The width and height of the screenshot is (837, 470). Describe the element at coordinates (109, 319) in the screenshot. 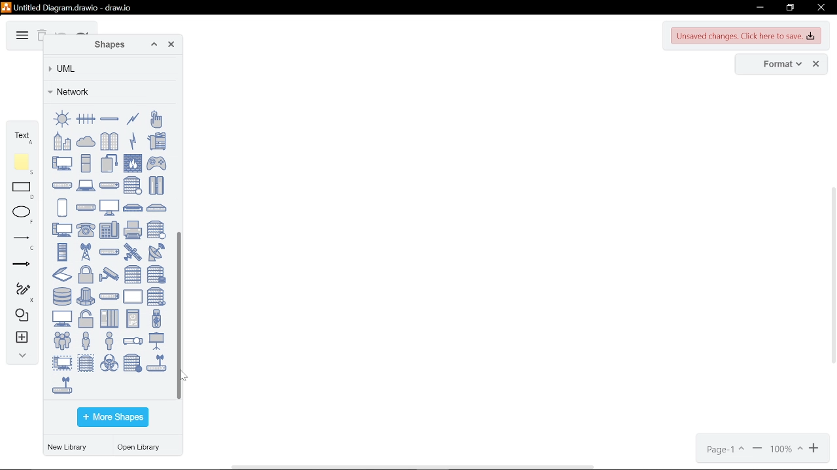

I see `UPS enterprise` at that location.